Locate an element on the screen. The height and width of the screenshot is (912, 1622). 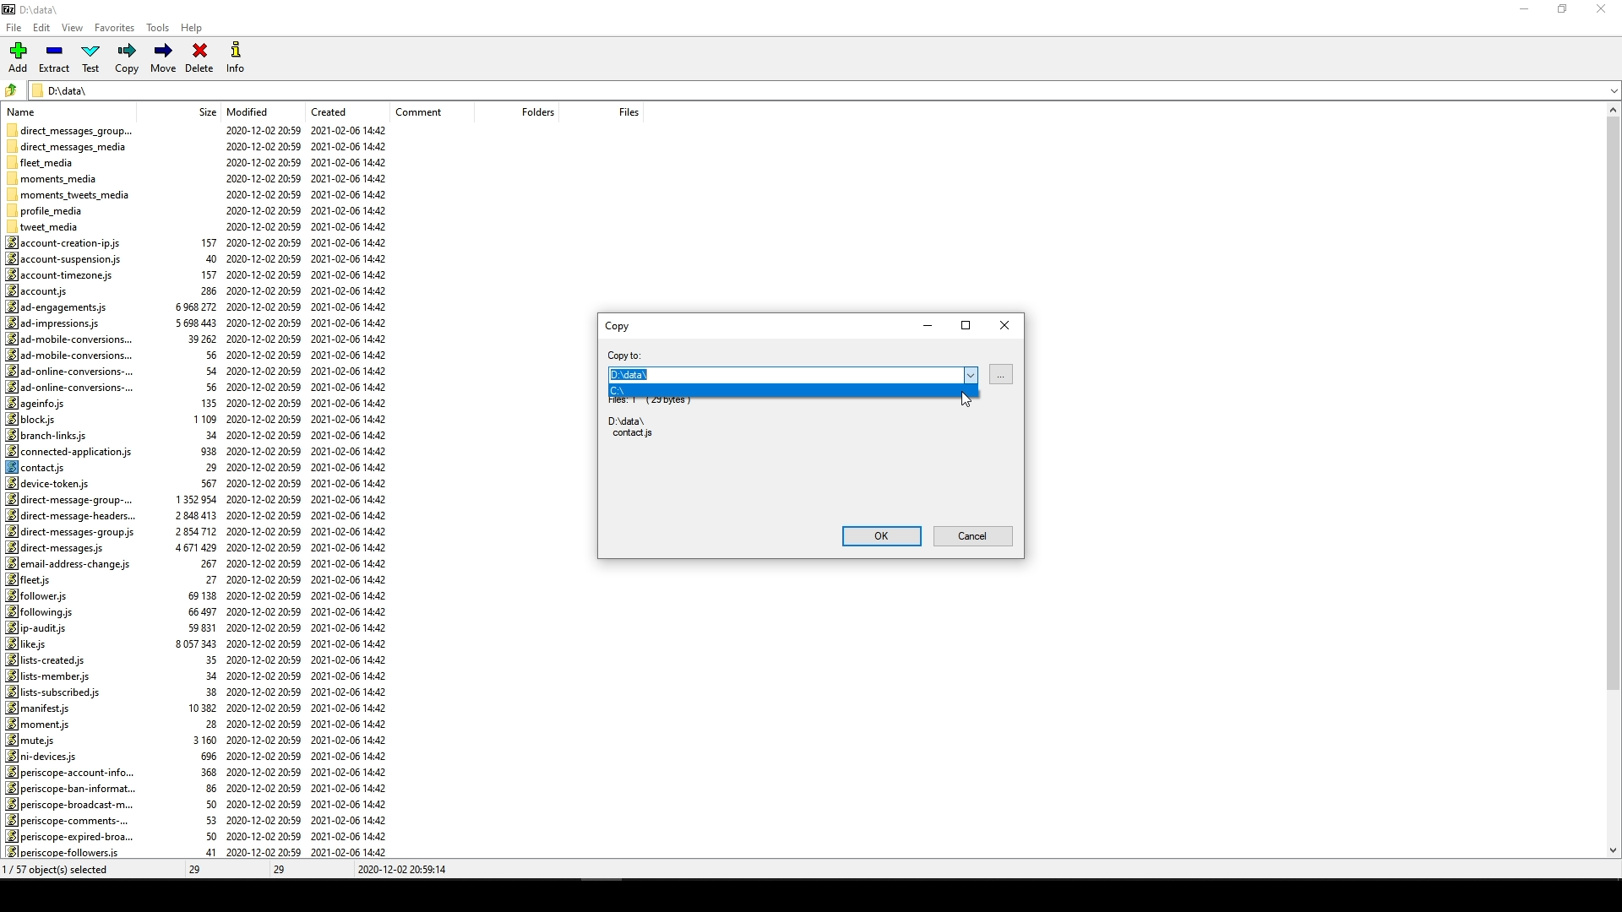
close is located at coordinates (1604, 10).